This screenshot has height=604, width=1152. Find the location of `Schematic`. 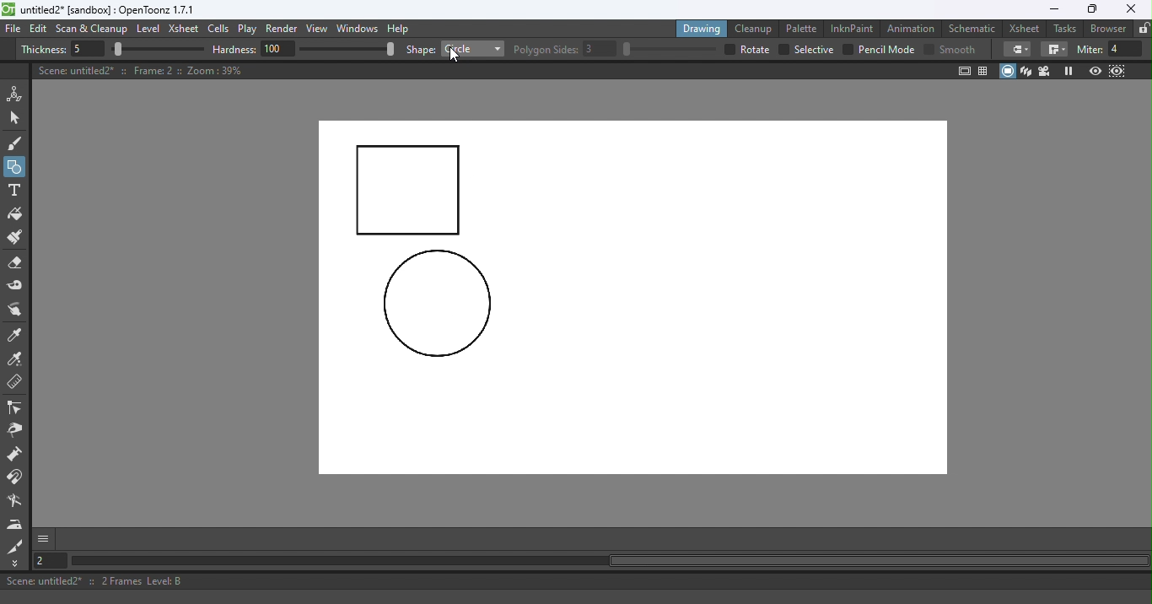

Schematic is located at coordinates (972, 29).